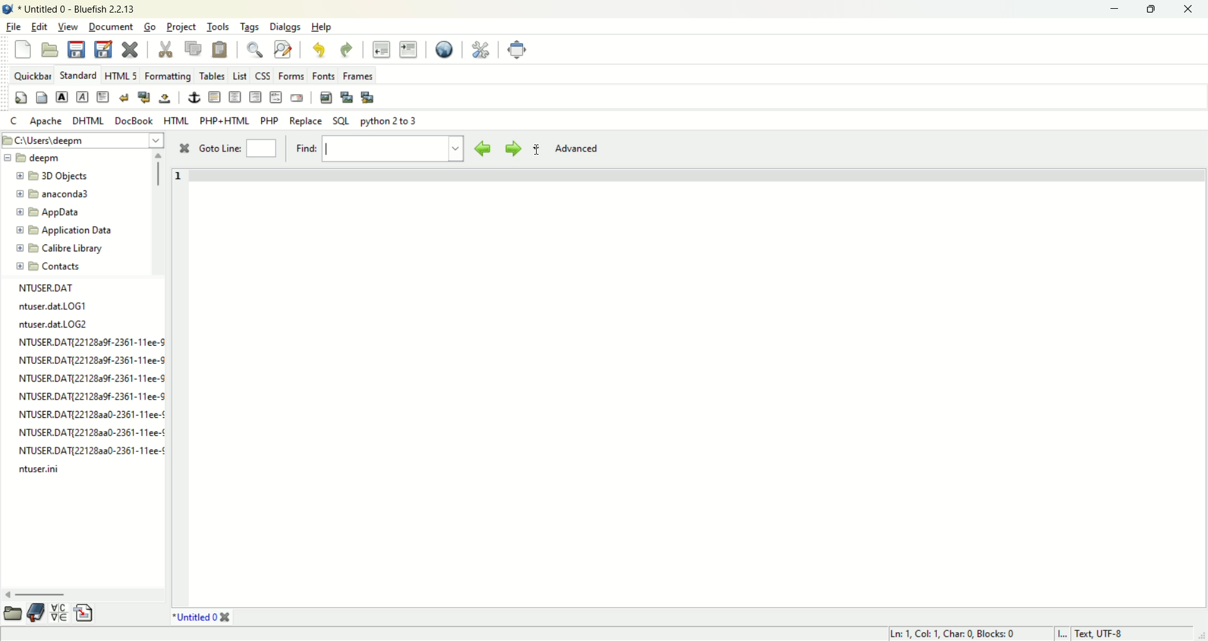 This screenshot has height=641, width=1208. Describe the element at coordinates (1151, 9) in the screenshot. I see `maximize` at that location.